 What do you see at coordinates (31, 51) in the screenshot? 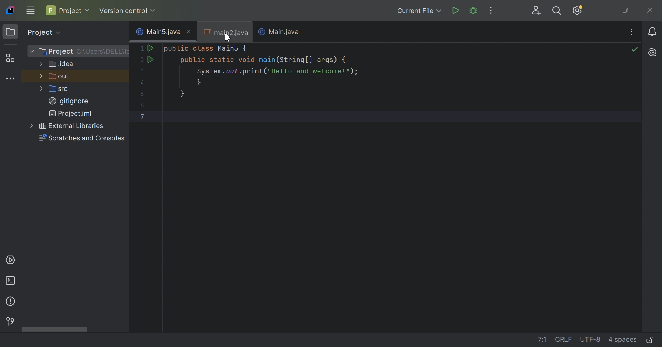
I see `More` at bounding box center [31, 51].